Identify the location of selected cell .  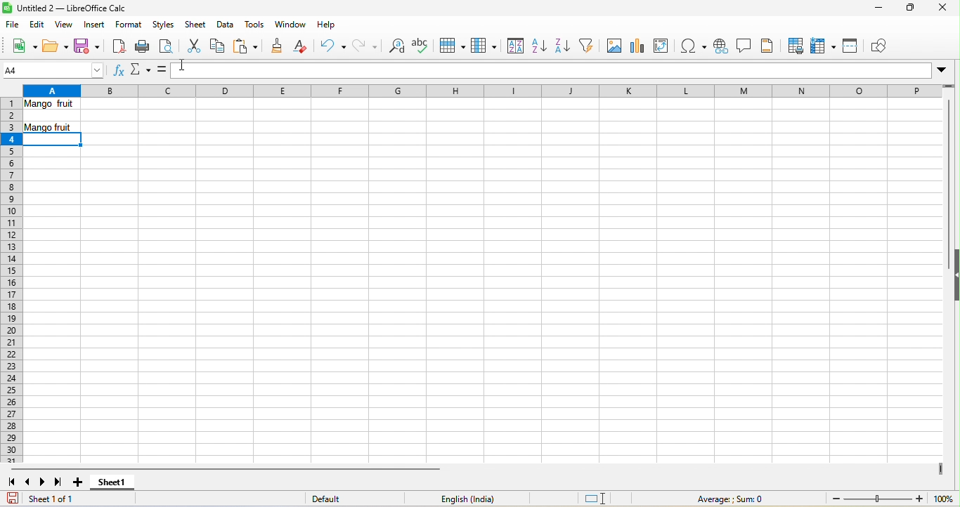
(53, 140).